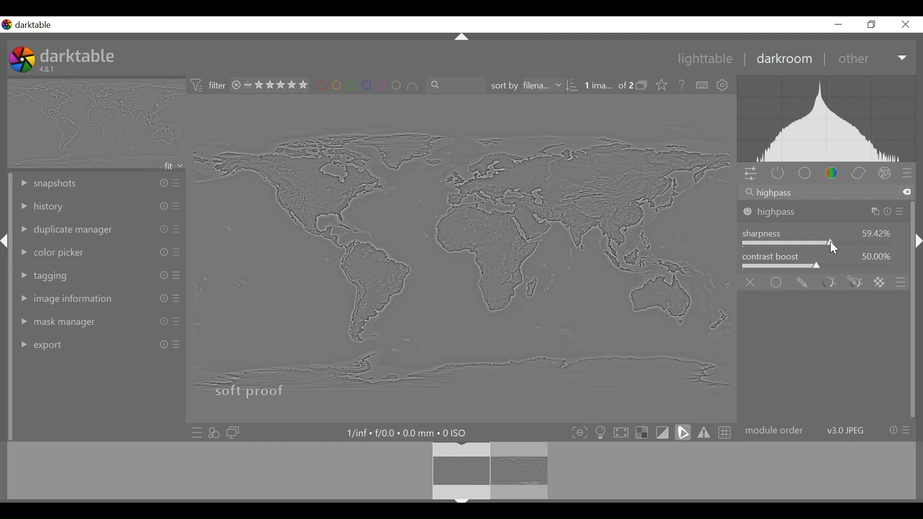 Image resolution: width=923 pixels, height=519 pixels. Describe the element at coordinates (100, 320) in the screenshot. I see `mask manager` at that location.